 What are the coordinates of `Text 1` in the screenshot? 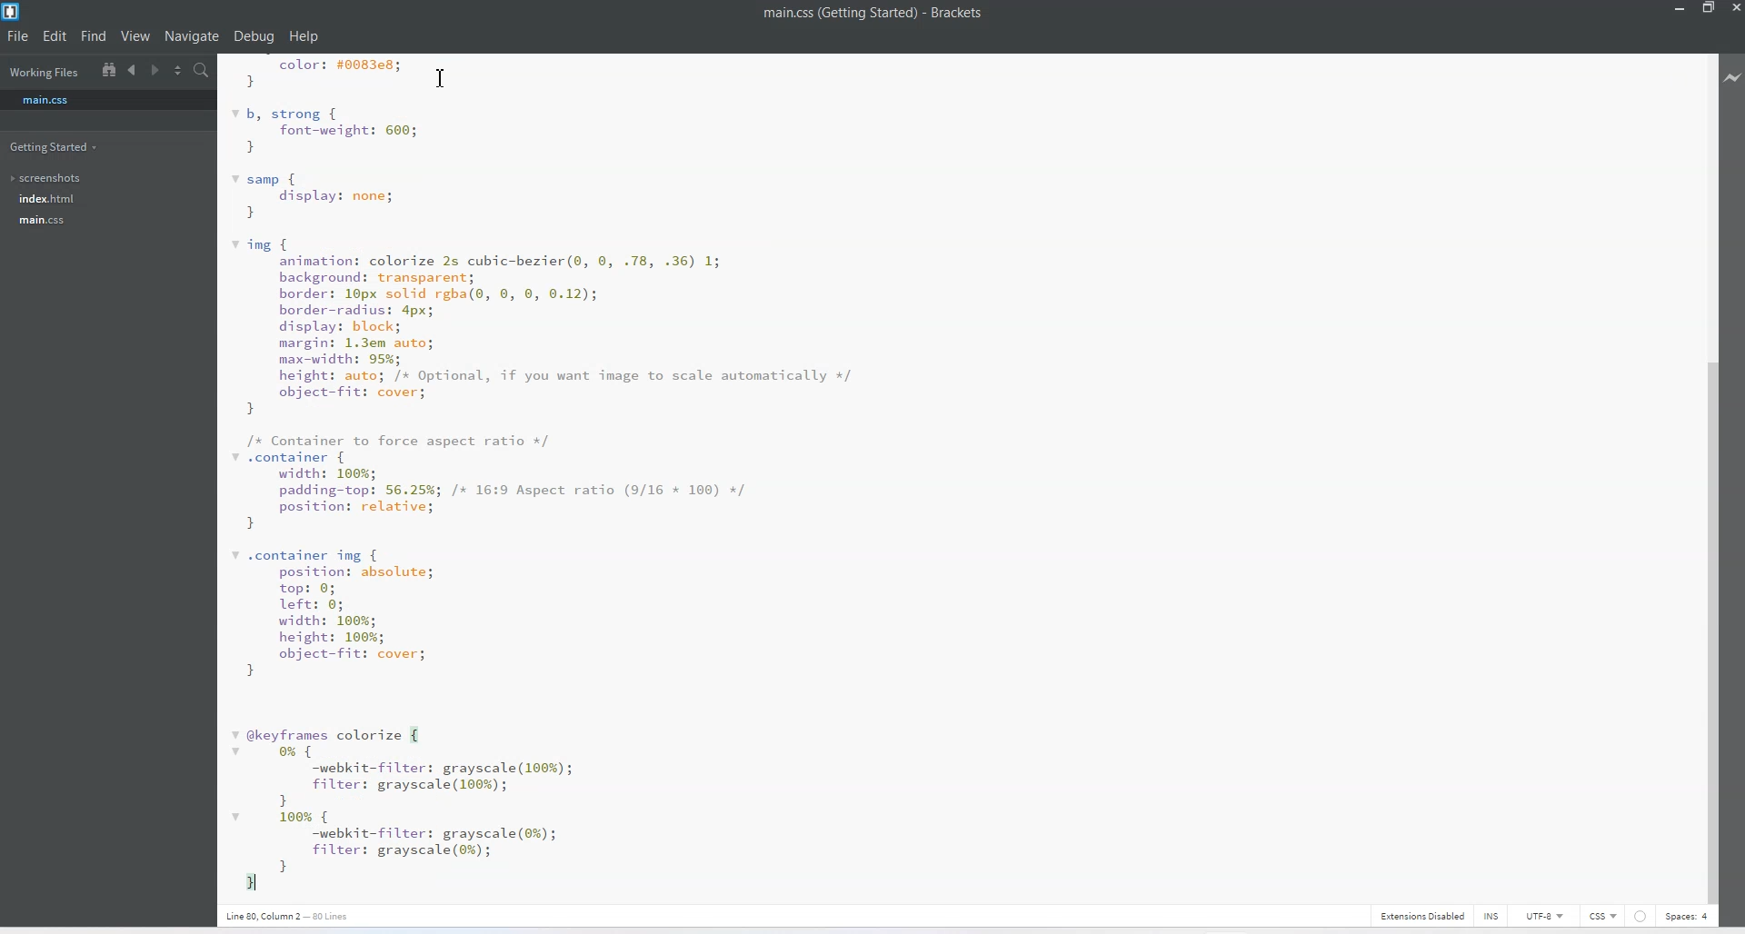 It's located at (873, 14).